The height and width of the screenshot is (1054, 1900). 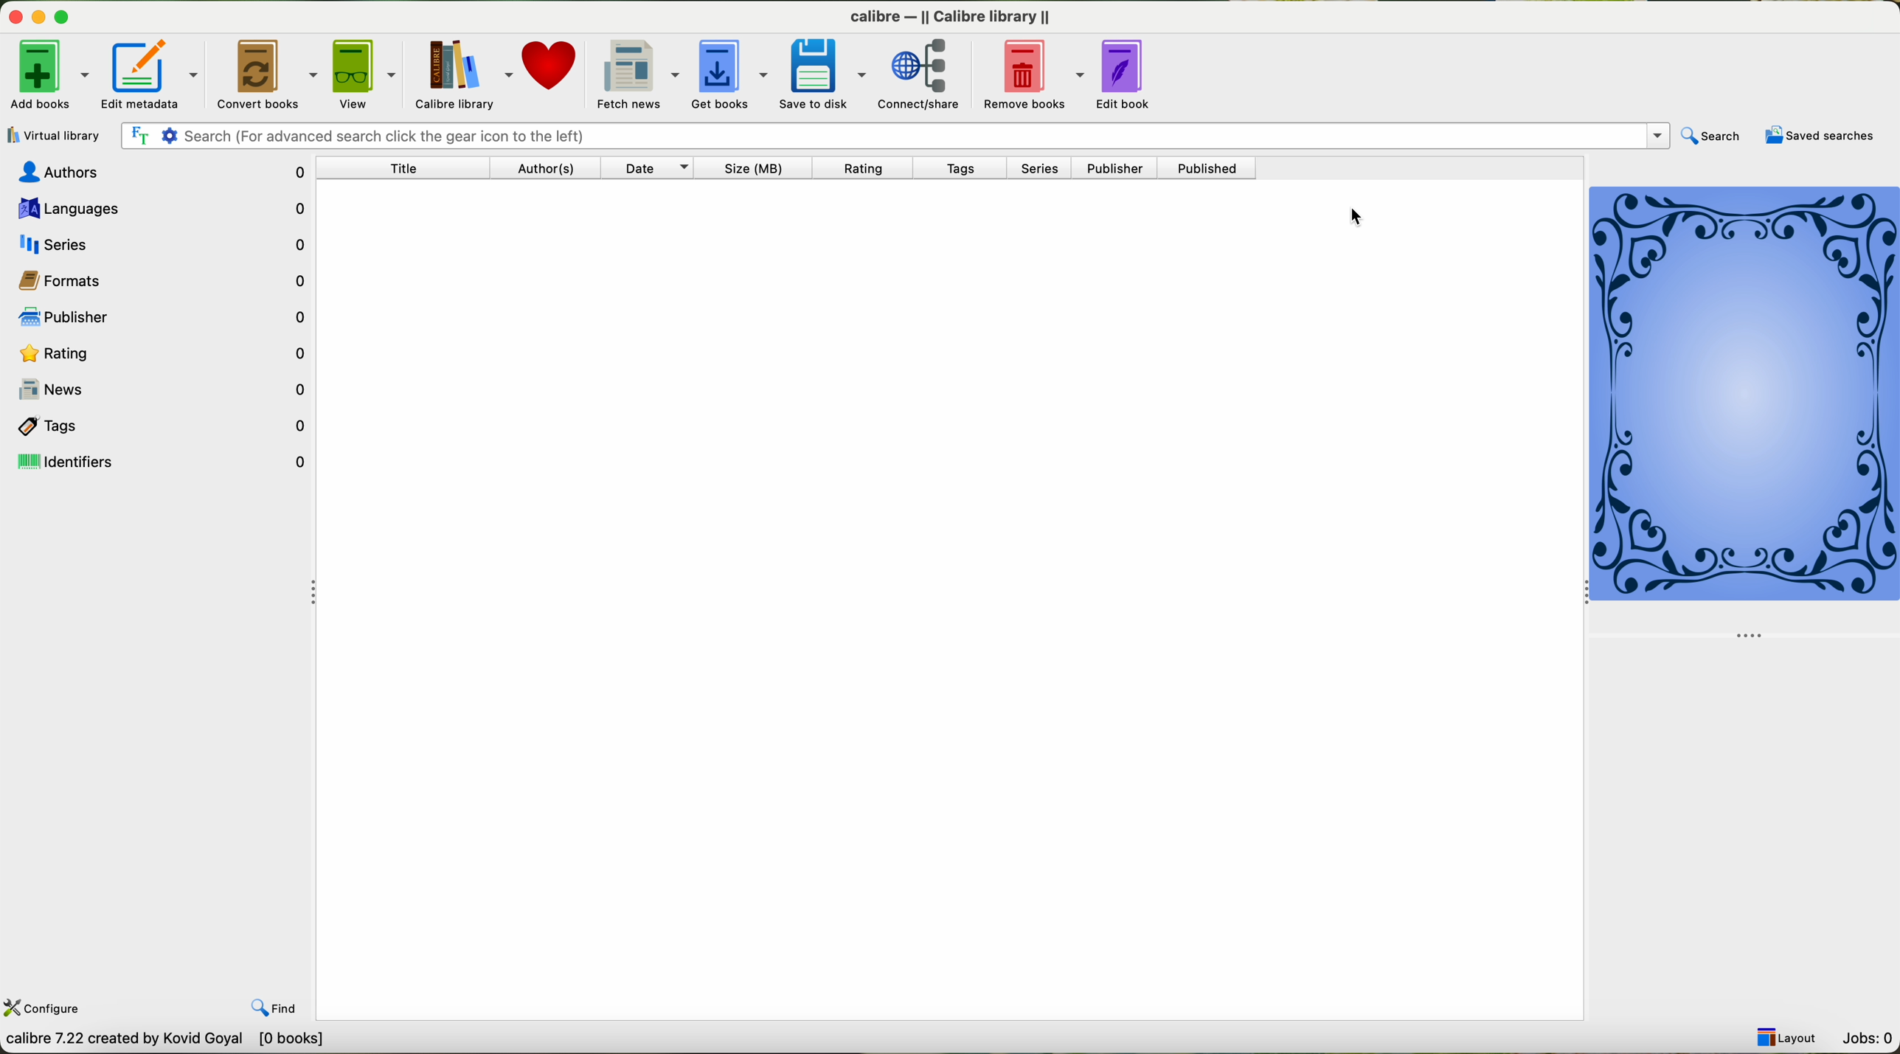 I want to click on fetch news, so click(x=642, y=75).